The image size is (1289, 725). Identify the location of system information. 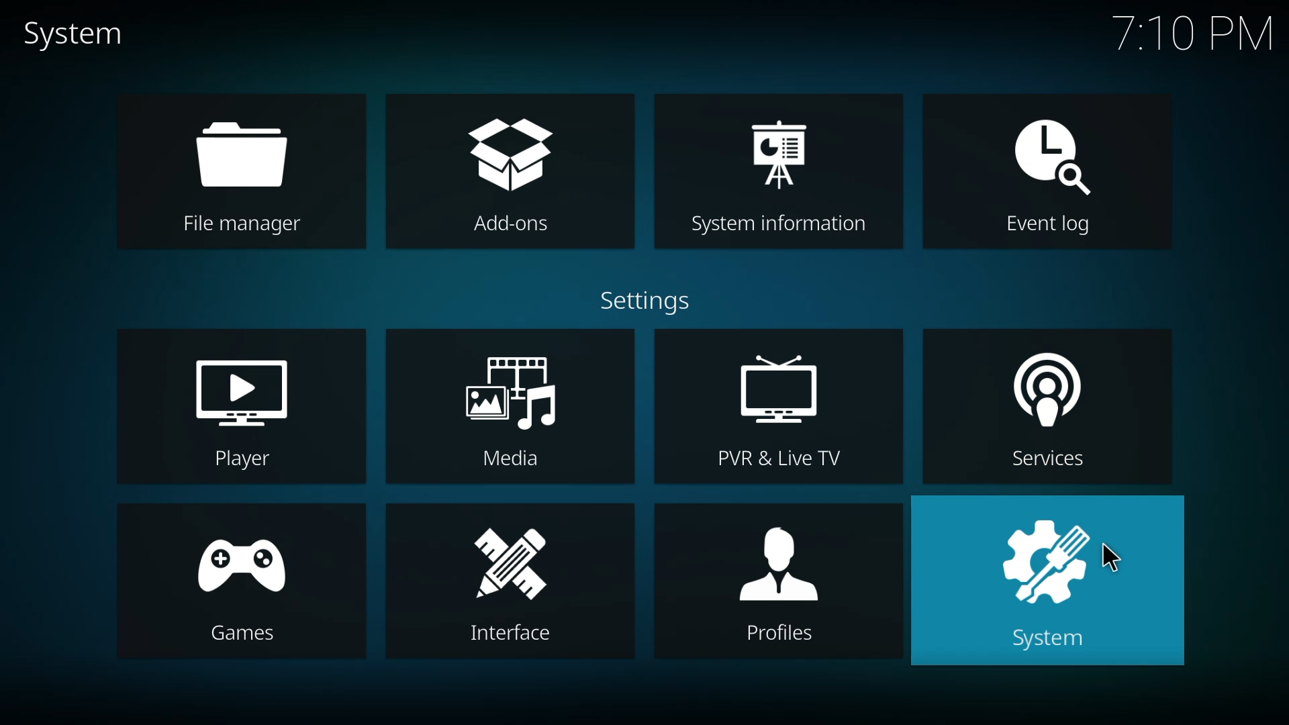
(792, 173).